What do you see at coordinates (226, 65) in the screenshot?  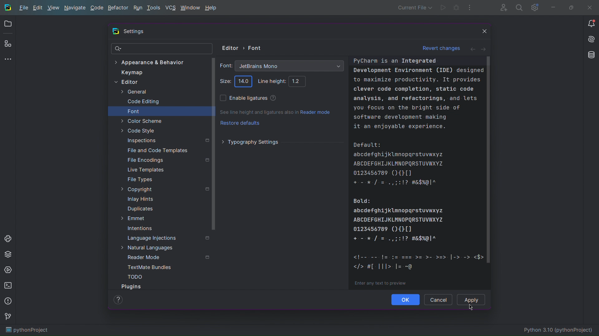 I see `Font` at bounding box center [226, 65].